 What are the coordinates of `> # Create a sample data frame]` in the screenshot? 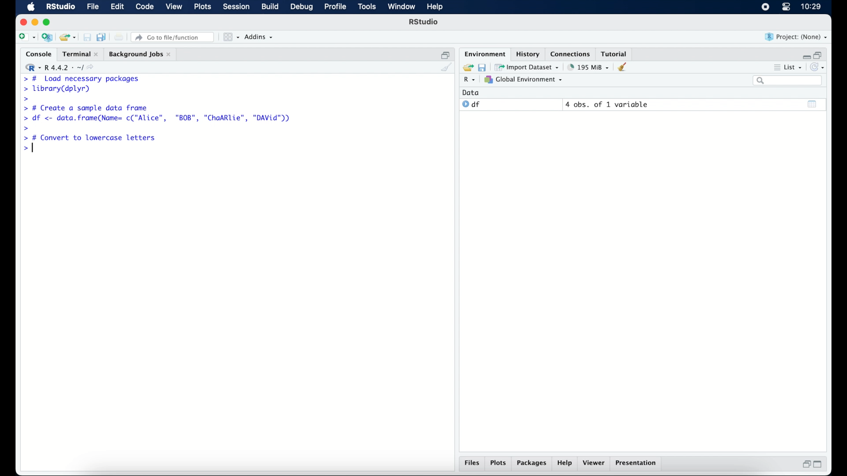 It's located at (87, 108).